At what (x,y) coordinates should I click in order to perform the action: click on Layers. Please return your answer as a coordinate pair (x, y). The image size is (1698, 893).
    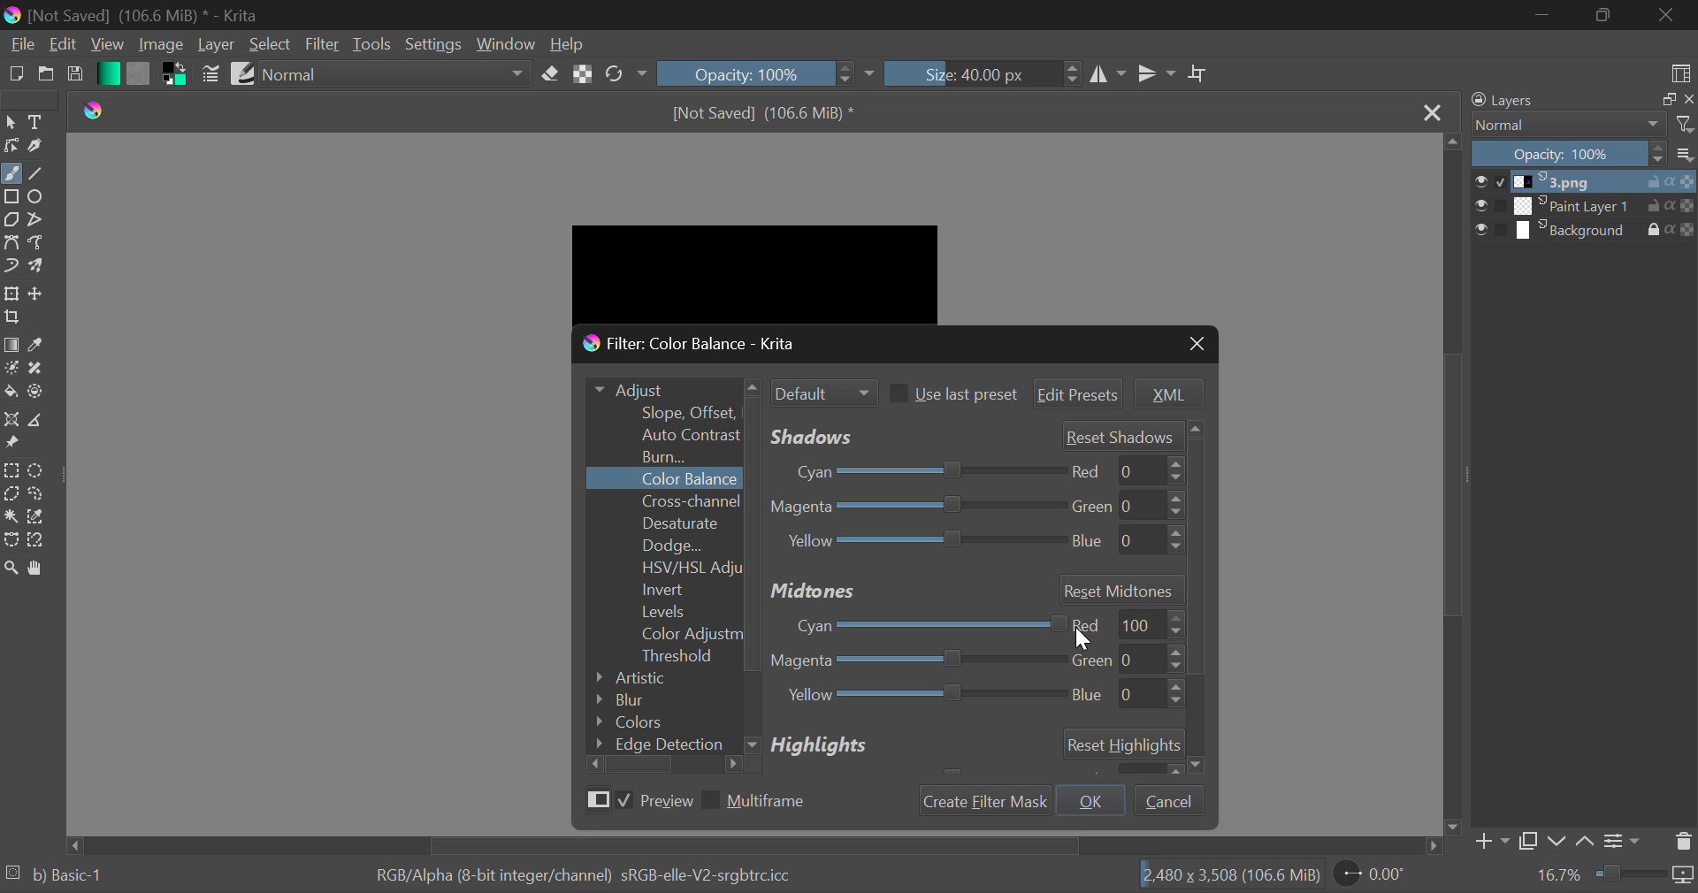
    Looking at the image, I should click on (1558, 100).